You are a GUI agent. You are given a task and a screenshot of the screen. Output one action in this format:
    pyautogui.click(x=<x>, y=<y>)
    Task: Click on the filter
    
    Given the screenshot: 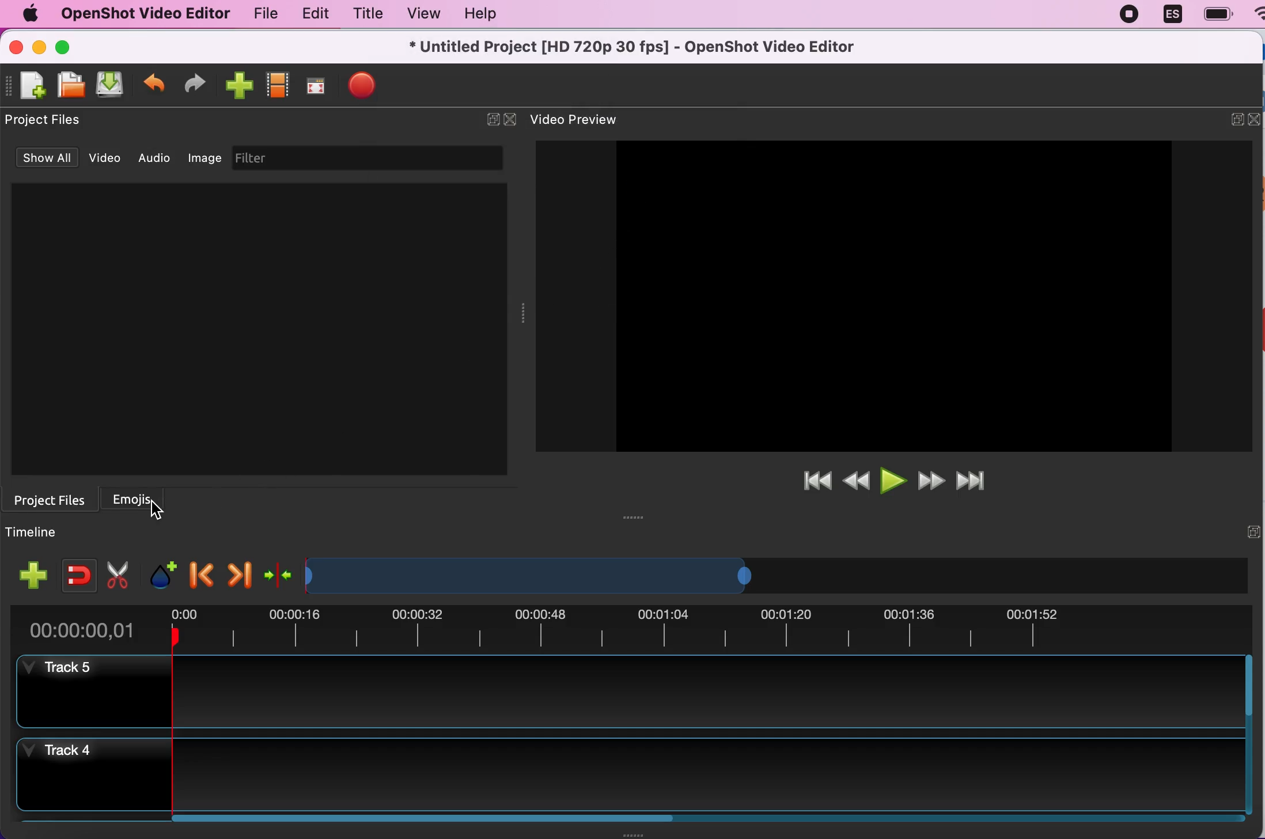 What is the action you would take?
    pyautogui.click(x=371, y=158)
    